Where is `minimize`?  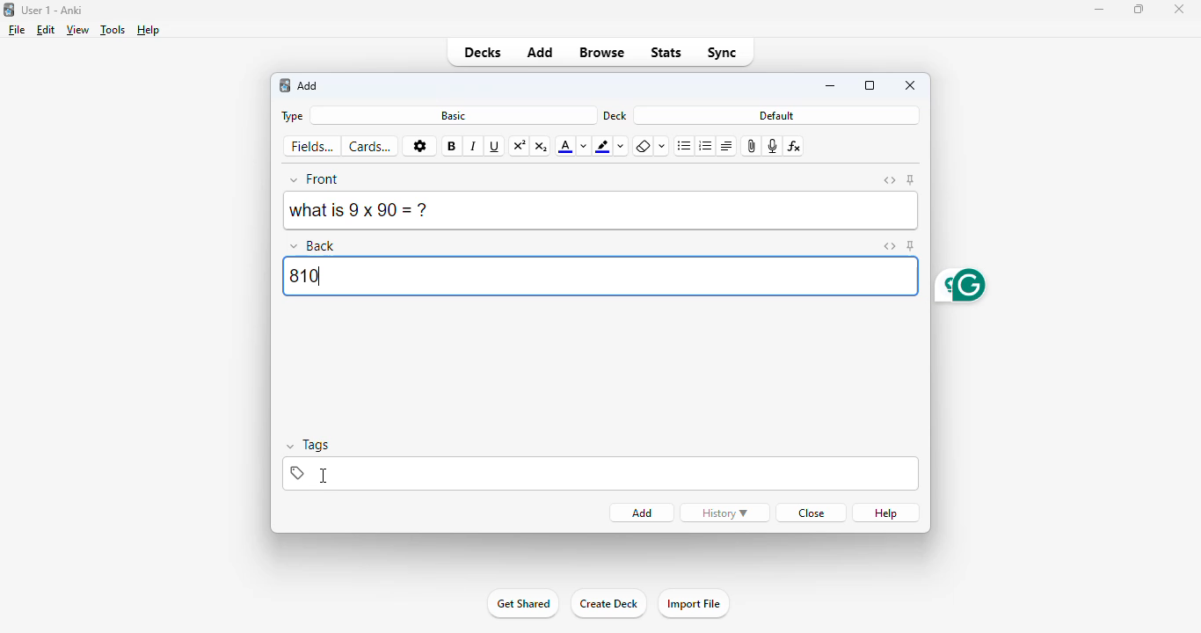 minimize is located at coordinates (1098, 10).